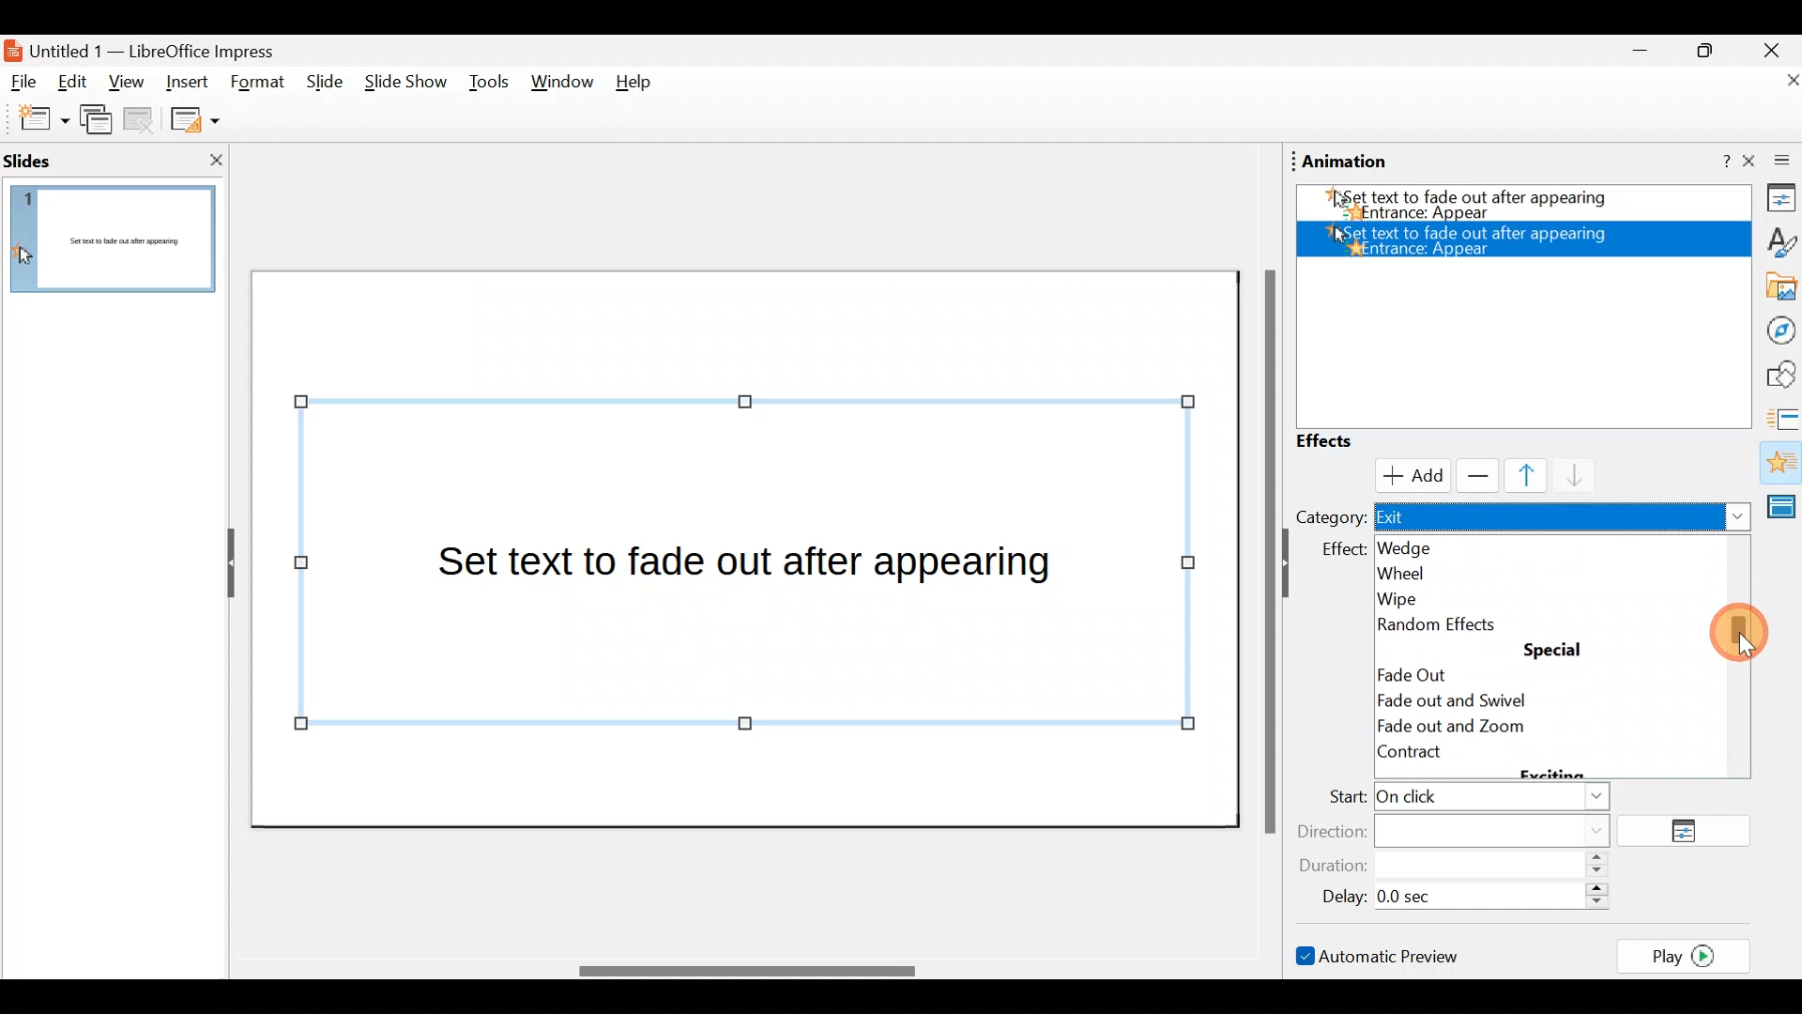 This screenshot has height=1014, width=1802. I want to click on Minimise, so click(1638, 55).